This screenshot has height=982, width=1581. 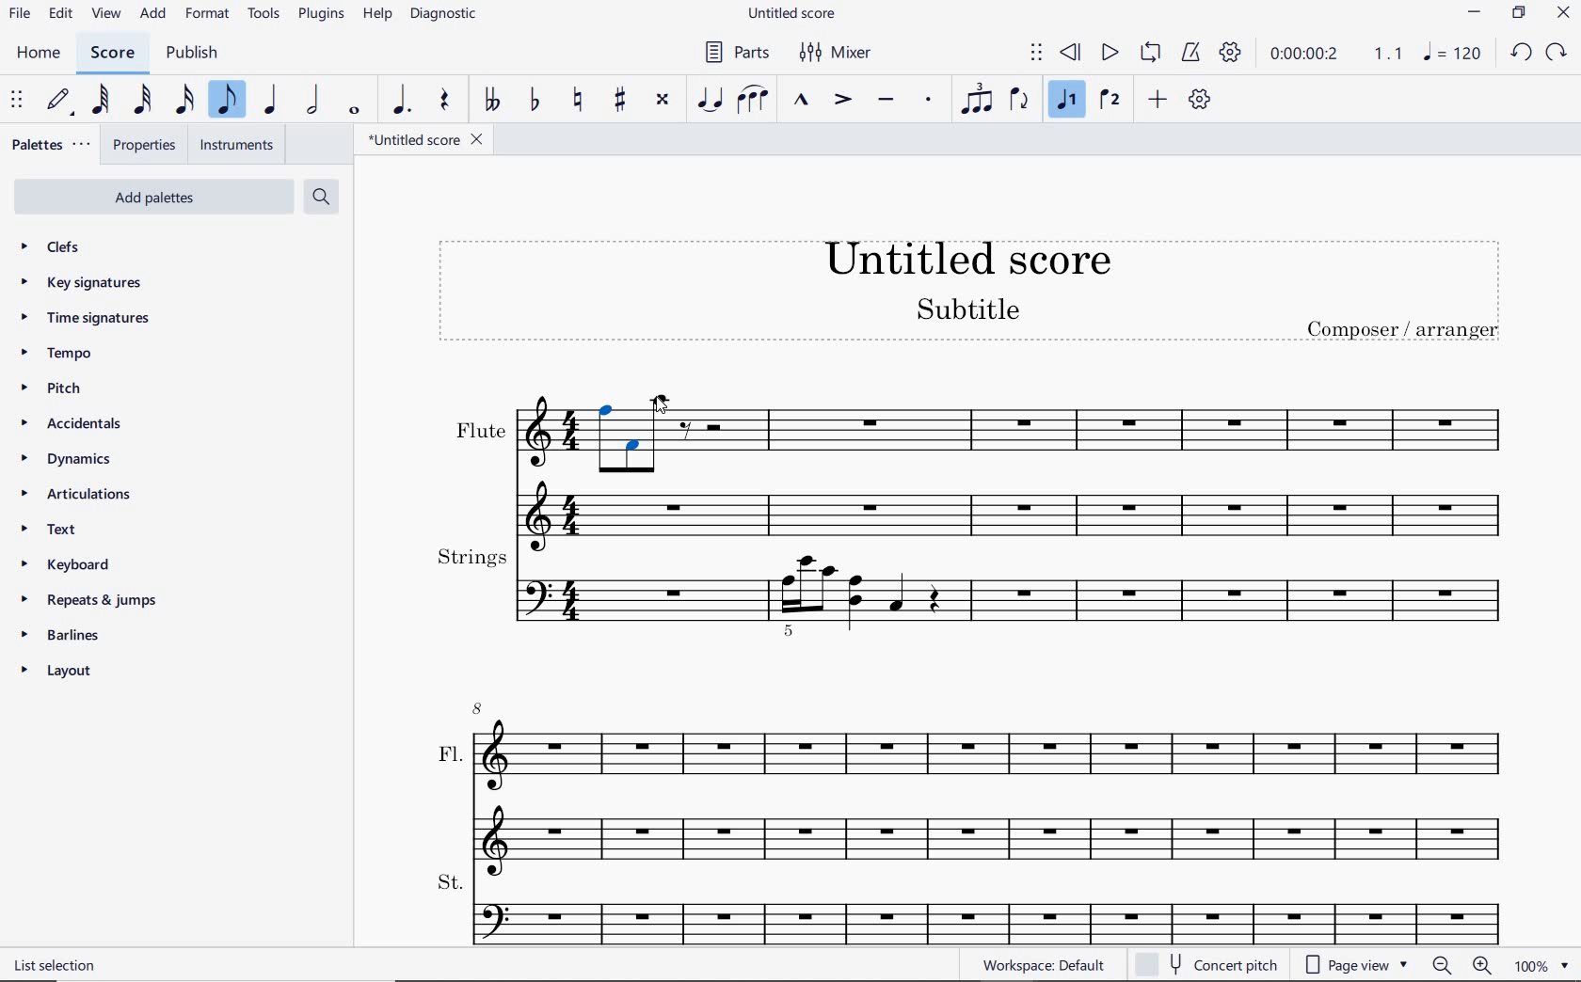 I want to click on home, so click(x=42, y=55).